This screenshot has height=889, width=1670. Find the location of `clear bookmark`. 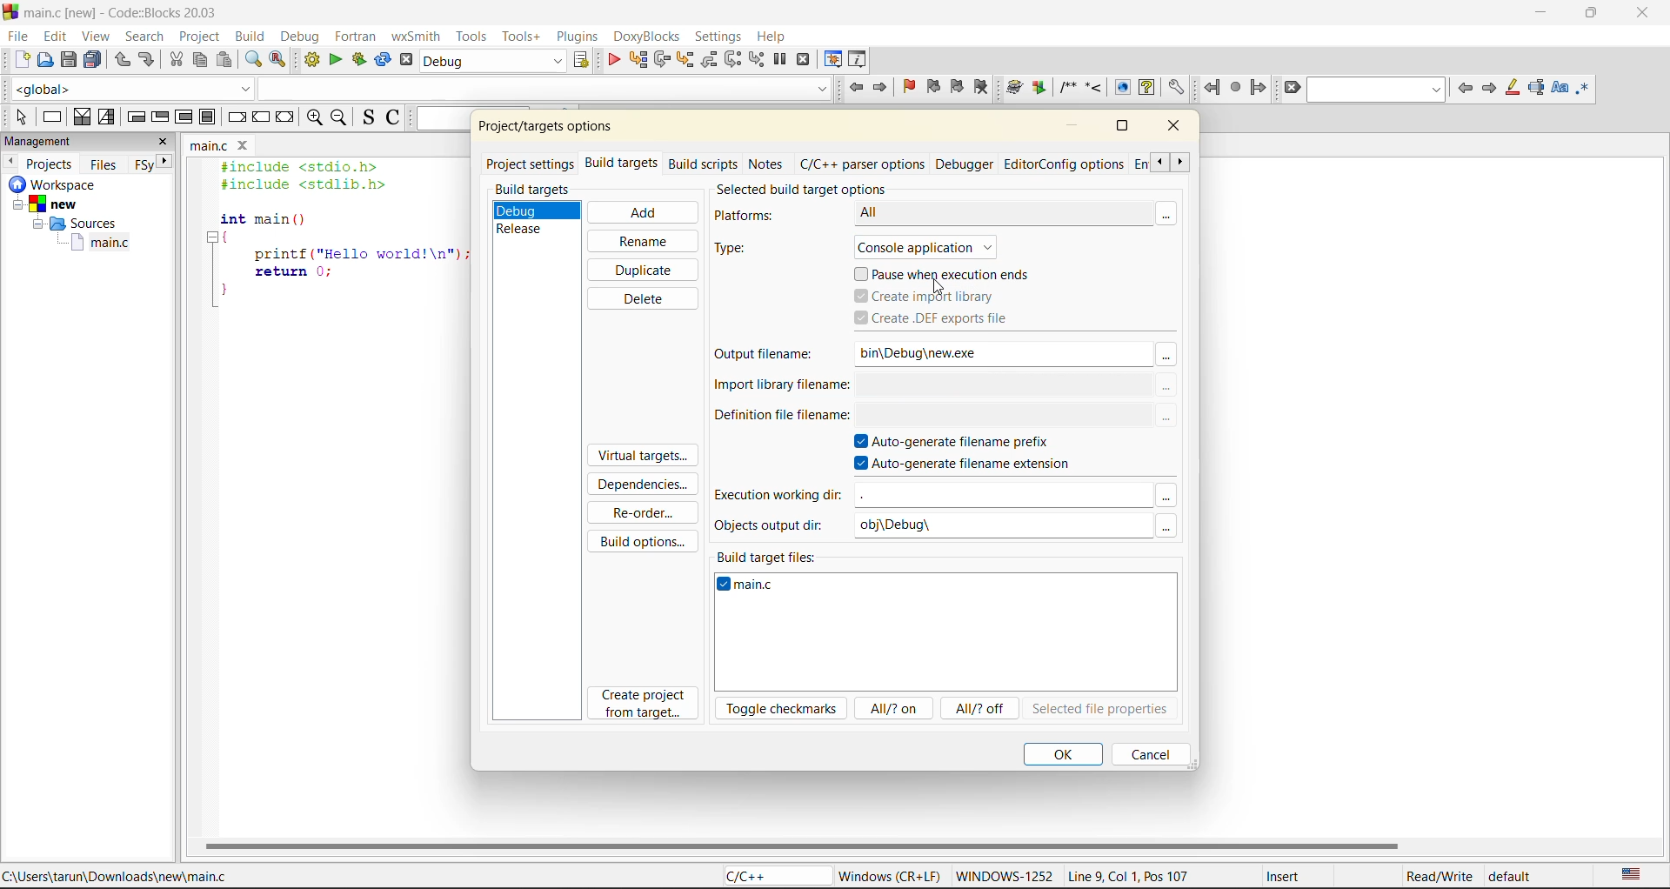

clear bookmark is located at coordinates (981, 86).